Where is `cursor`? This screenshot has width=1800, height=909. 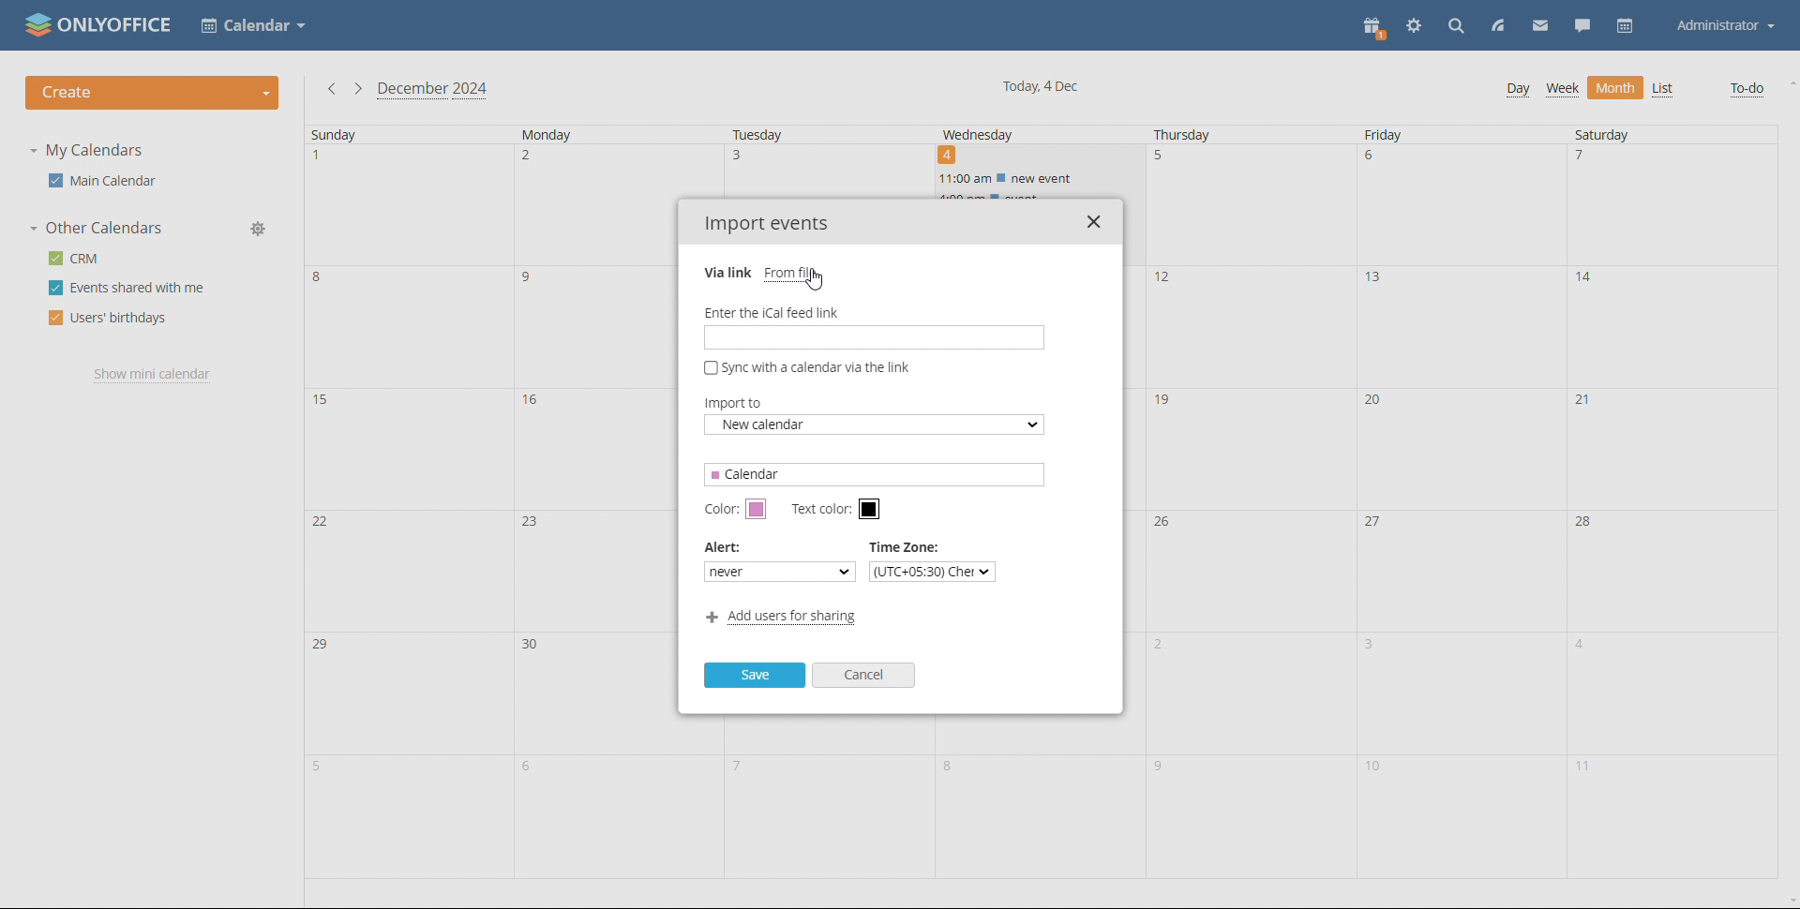 cursor is located at coordinates (817, 282).